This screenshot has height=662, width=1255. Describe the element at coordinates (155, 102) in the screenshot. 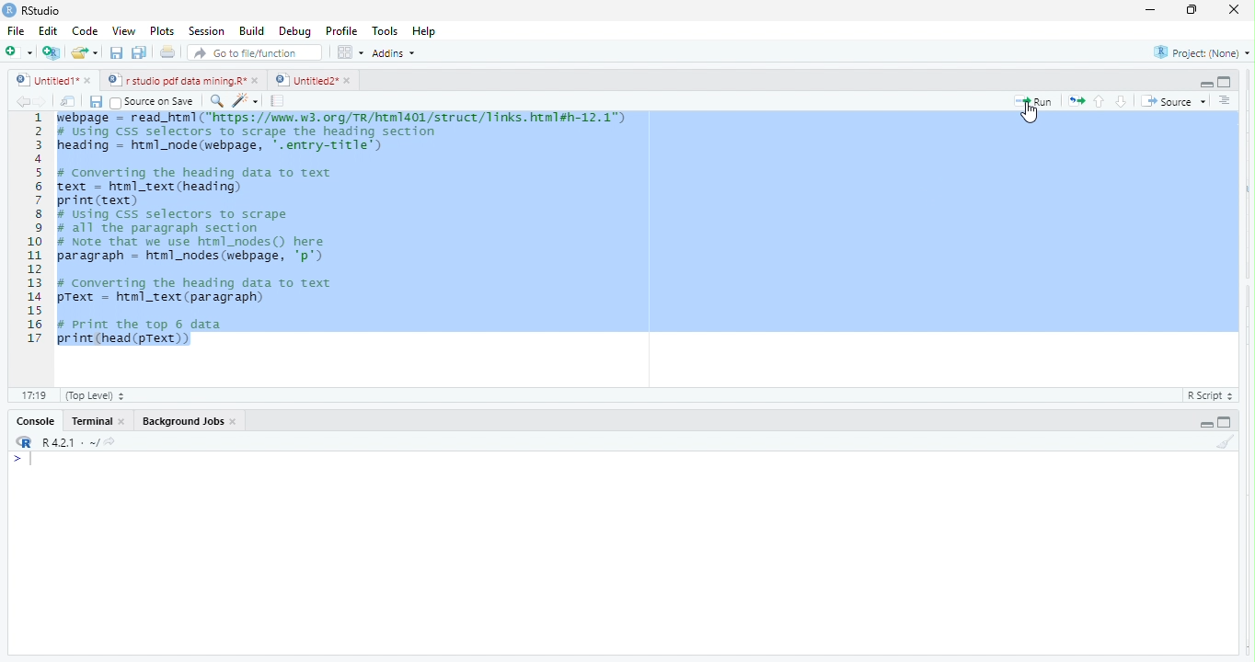

I see `Source on Save` at that location.